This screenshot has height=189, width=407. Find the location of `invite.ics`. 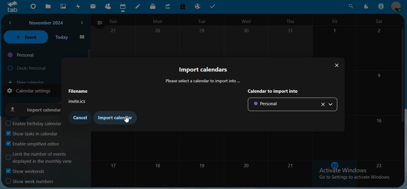

invite.ics is located at coordinates (78, 102).